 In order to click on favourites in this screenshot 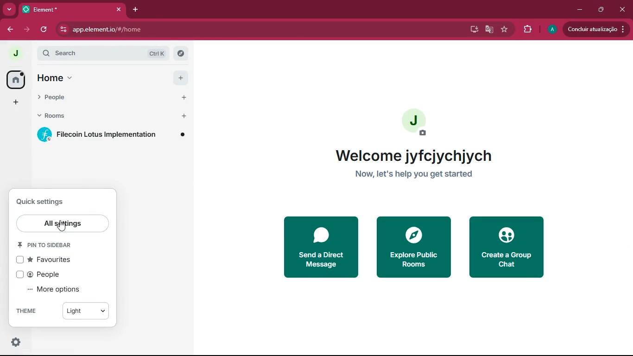, I will do `click(50, 259)`.